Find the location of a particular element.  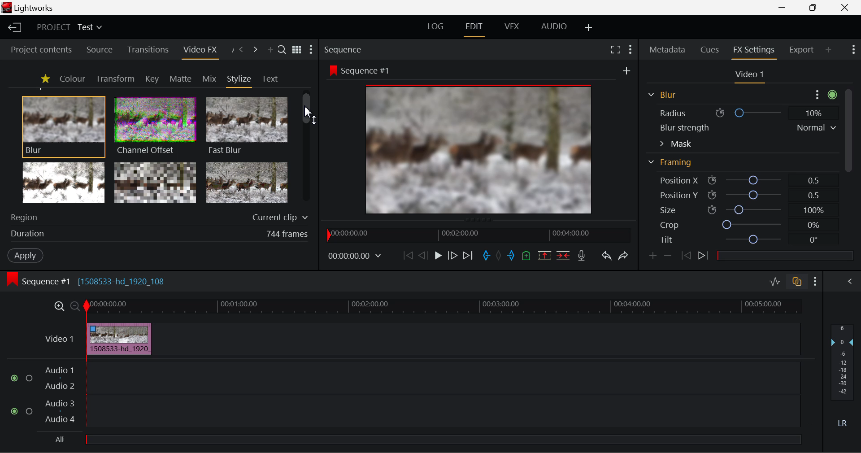

Go Back is located at coordinates (423, 256).